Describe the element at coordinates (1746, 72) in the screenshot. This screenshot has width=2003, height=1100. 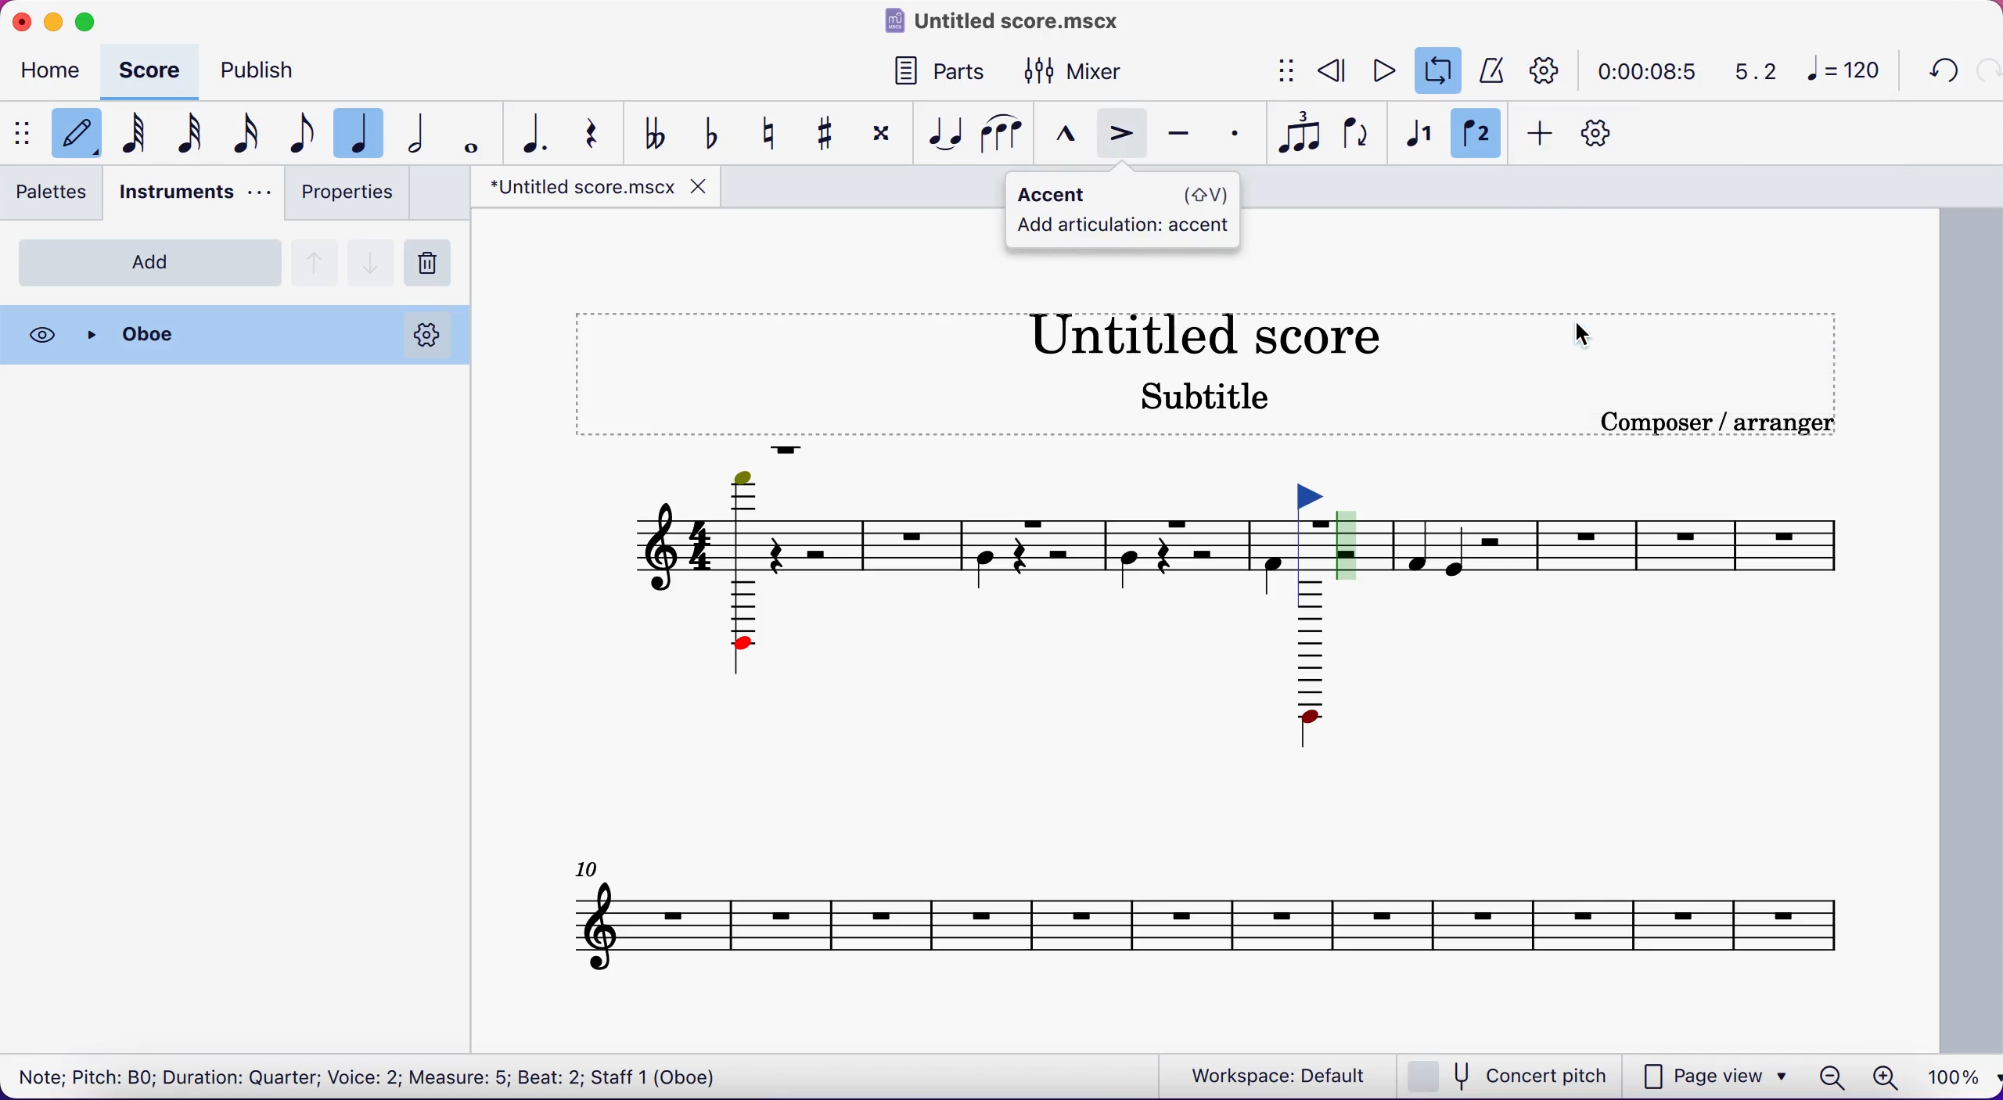
I see `5.2` at that location.